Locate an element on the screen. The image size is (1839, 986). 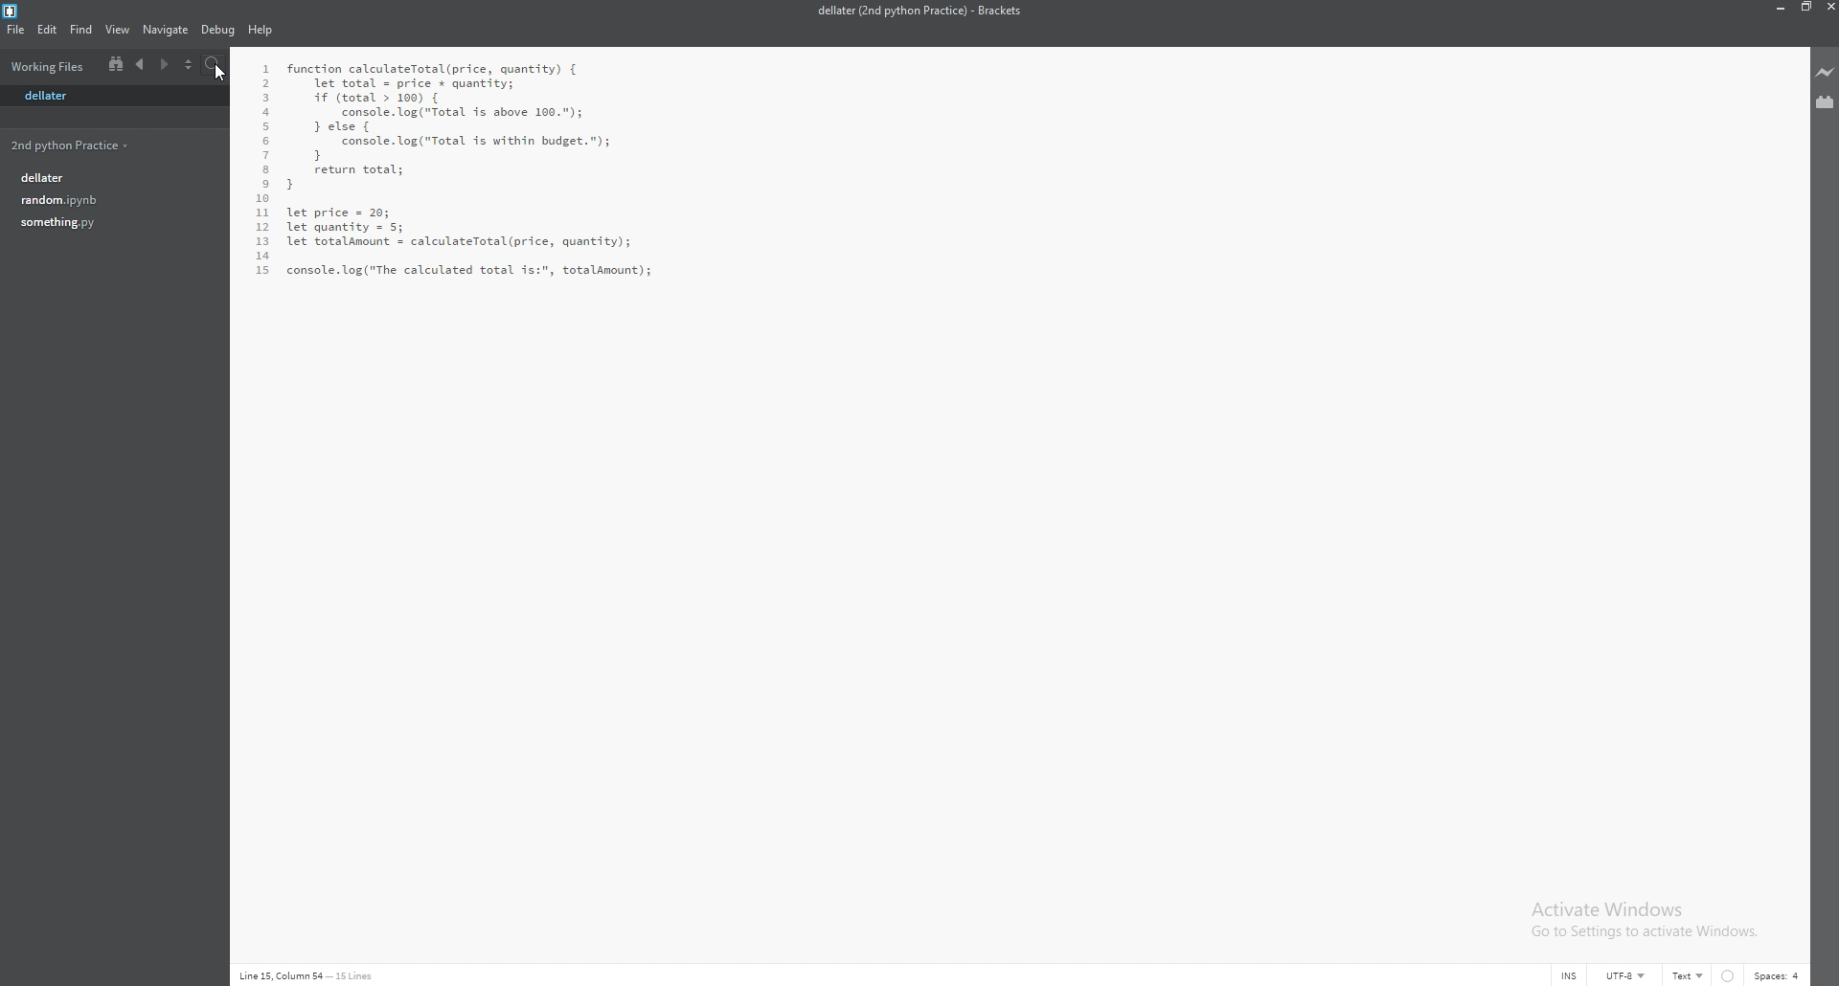
2 is located at coordinates (266, 84).